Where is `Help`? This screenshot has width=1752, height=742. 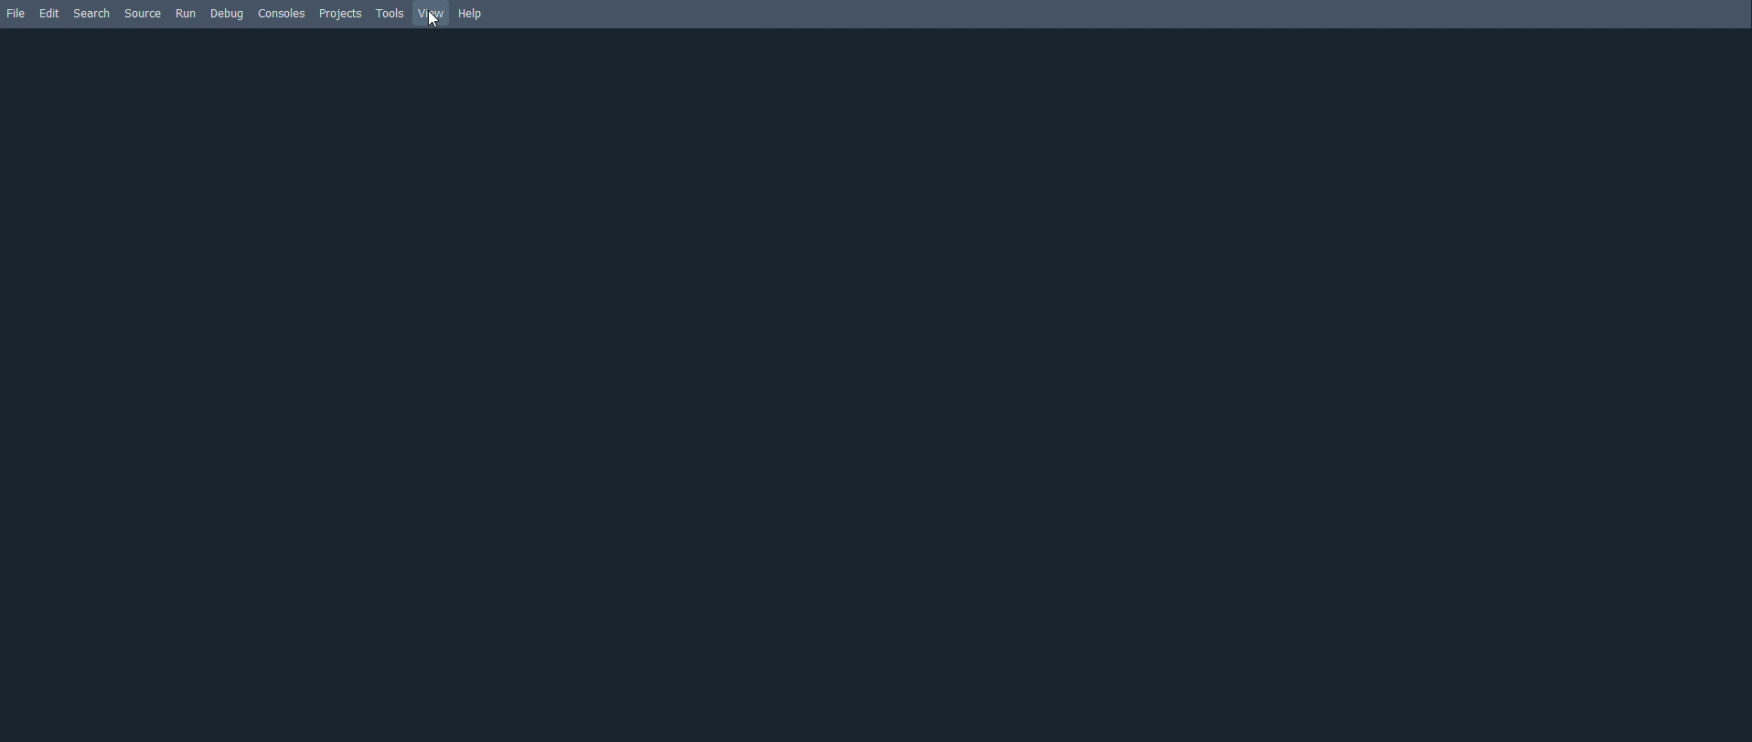
Help is located at coordinates (472, 13).